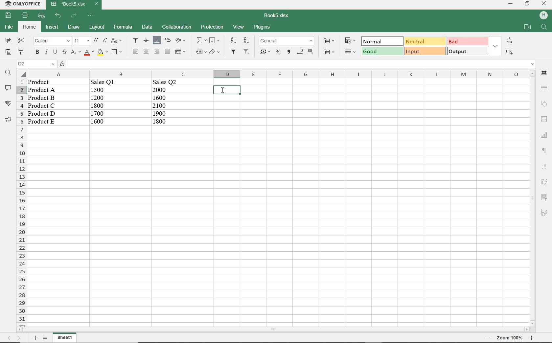 The width and height of the screenshot is (552, 343). Describe the element at coordinates (468, 52) in the screenshot. I see `output` at that location.